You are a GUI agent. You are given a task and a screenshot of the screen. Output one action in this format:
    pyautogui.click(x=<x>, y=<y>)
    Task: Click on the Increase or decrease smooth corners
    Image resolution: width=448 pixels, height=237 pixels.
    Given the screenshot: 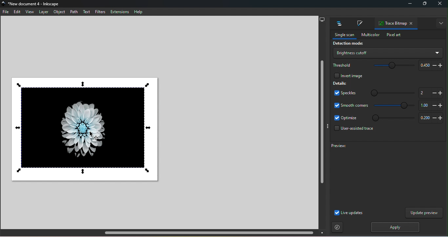 What is the action you would take?
    pyautogui.click(x=430, y=105)
    